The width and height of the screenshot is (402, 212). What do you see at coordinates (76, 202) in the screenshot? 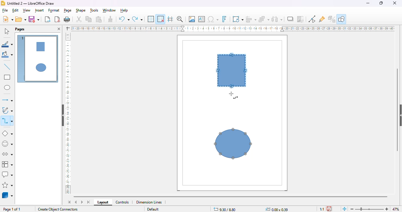
I see `scroll to previous sheet` at bounding box center [76, 202].